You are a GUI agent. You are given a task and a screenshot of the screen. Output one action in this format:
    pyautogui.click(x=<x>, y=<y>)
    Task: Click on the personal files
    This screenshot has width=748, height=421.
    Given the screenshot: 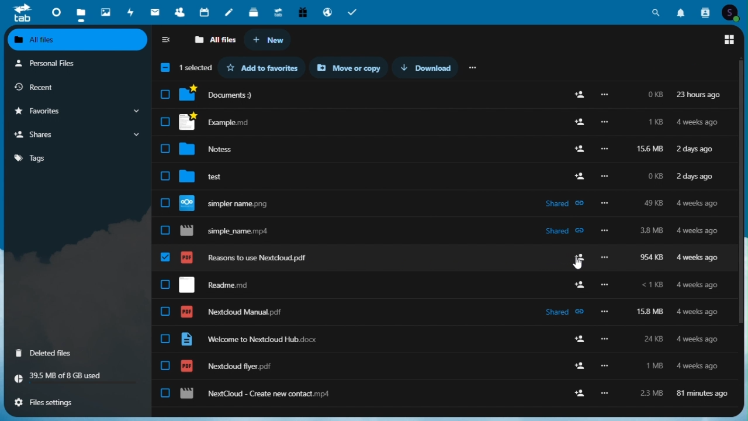 What is the action you would take?
    pyautogui.click(x=74, y=63)
    